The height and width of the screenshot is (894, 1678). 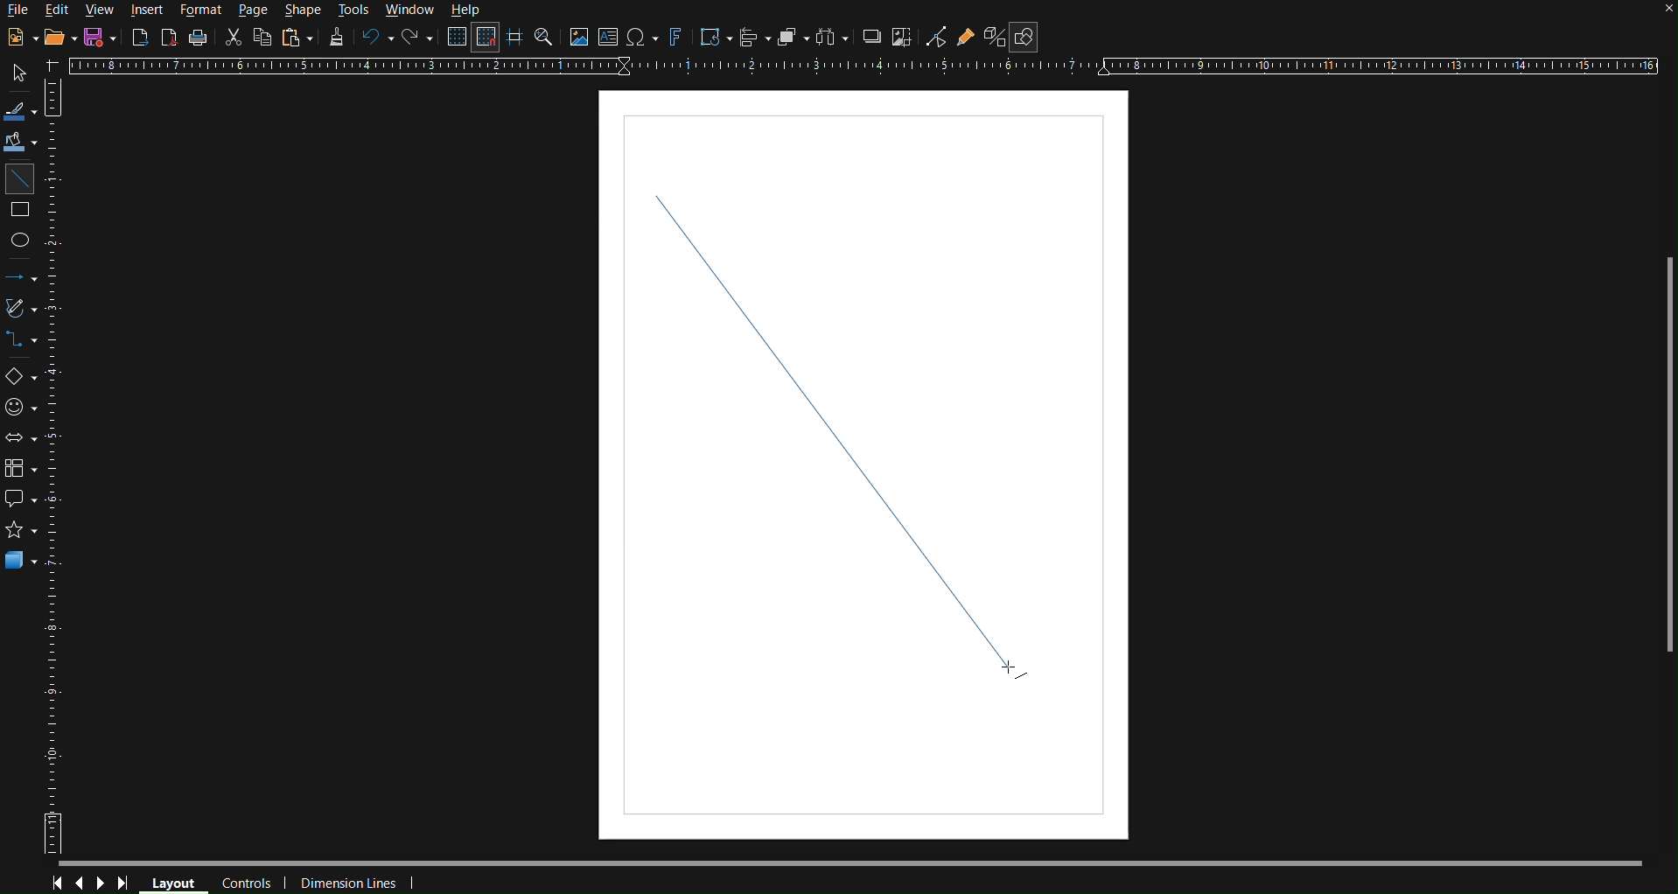 What do you see at coordinates (755, 37) in the screenshot?
I see `Align Objects` at bounding box center [755, 37].